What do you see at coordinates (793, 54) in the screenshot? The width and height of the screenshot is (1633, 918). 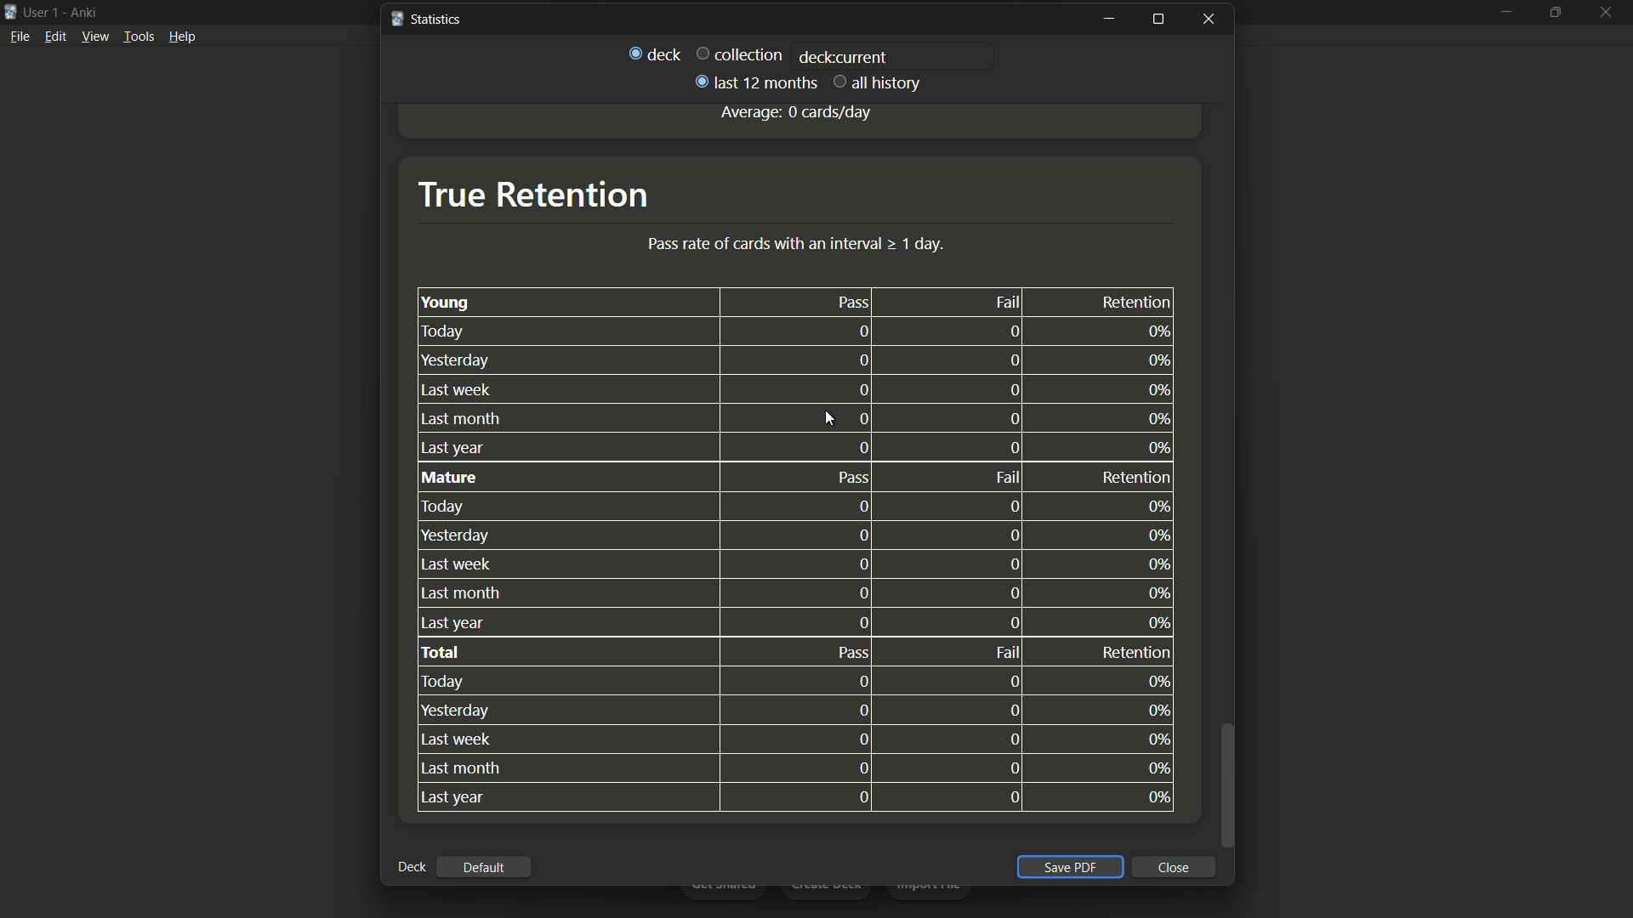 I see `collection deck current` at bounding box center [793, 54].